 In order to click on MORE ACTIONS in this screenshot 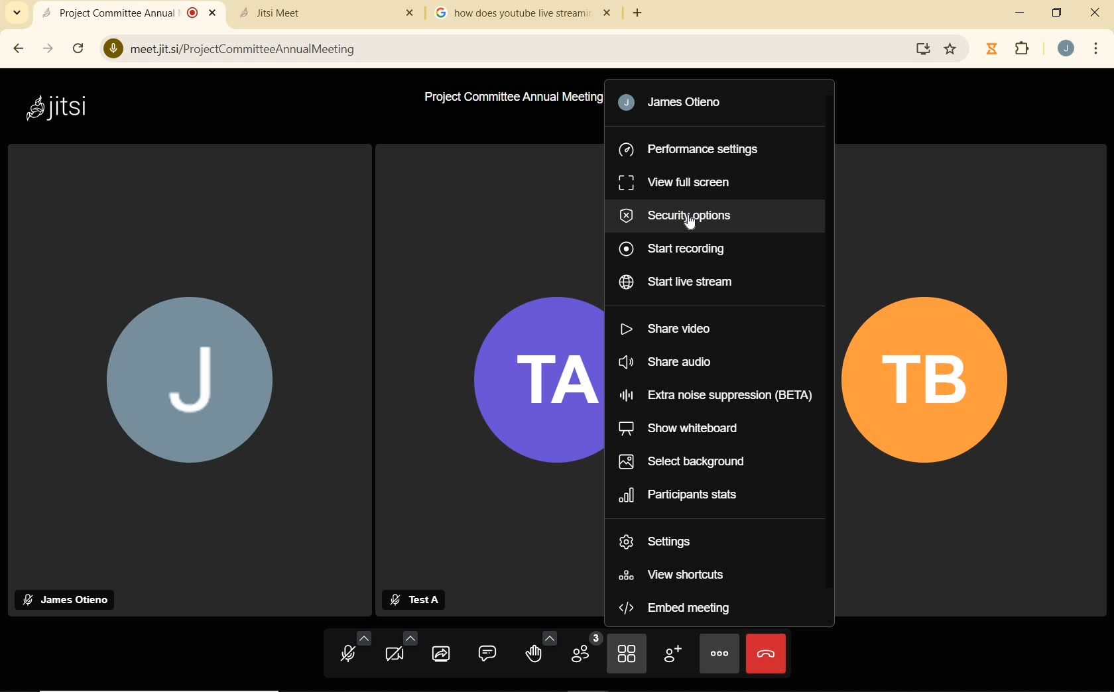, I will do `click(719, 656)`.